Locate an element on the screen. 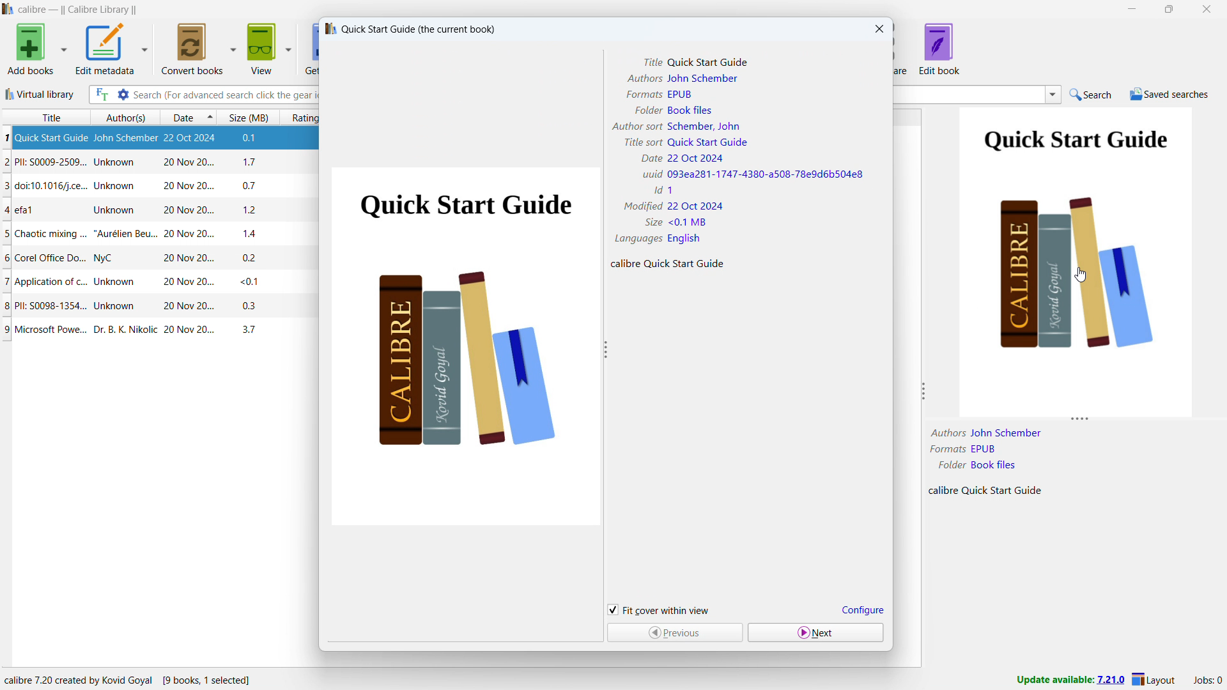  doi:10.1016/j.ce... is located at coordinates (45, 187).